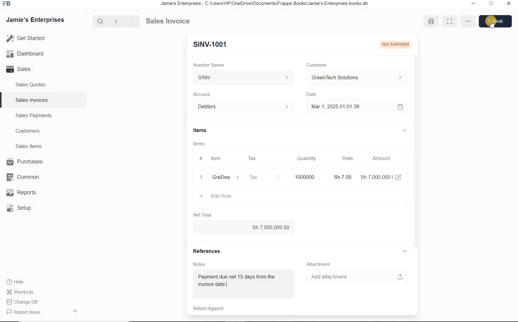  Describe the element at coordinates (496, 21) in the screenshot. I see `submit` at that location.